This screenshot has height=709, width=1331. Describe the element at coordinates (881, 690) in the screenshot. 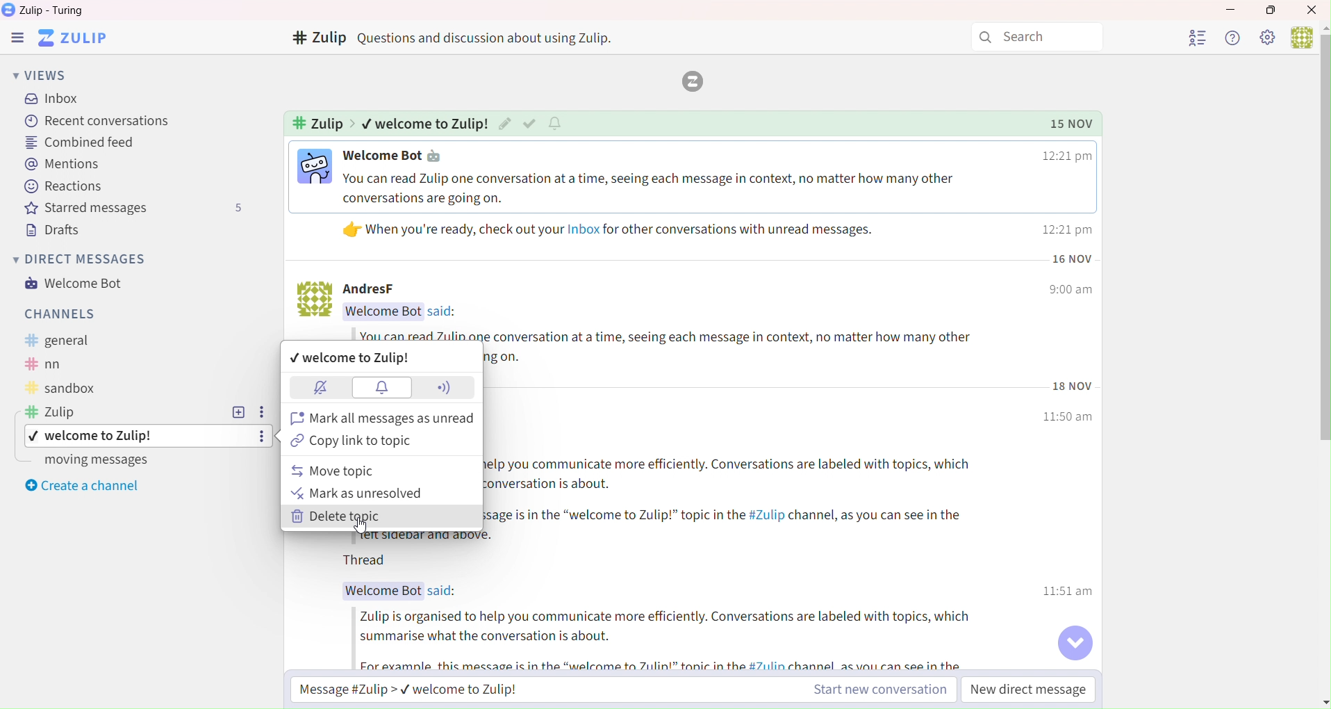

I see `Start new conversation` at that location.